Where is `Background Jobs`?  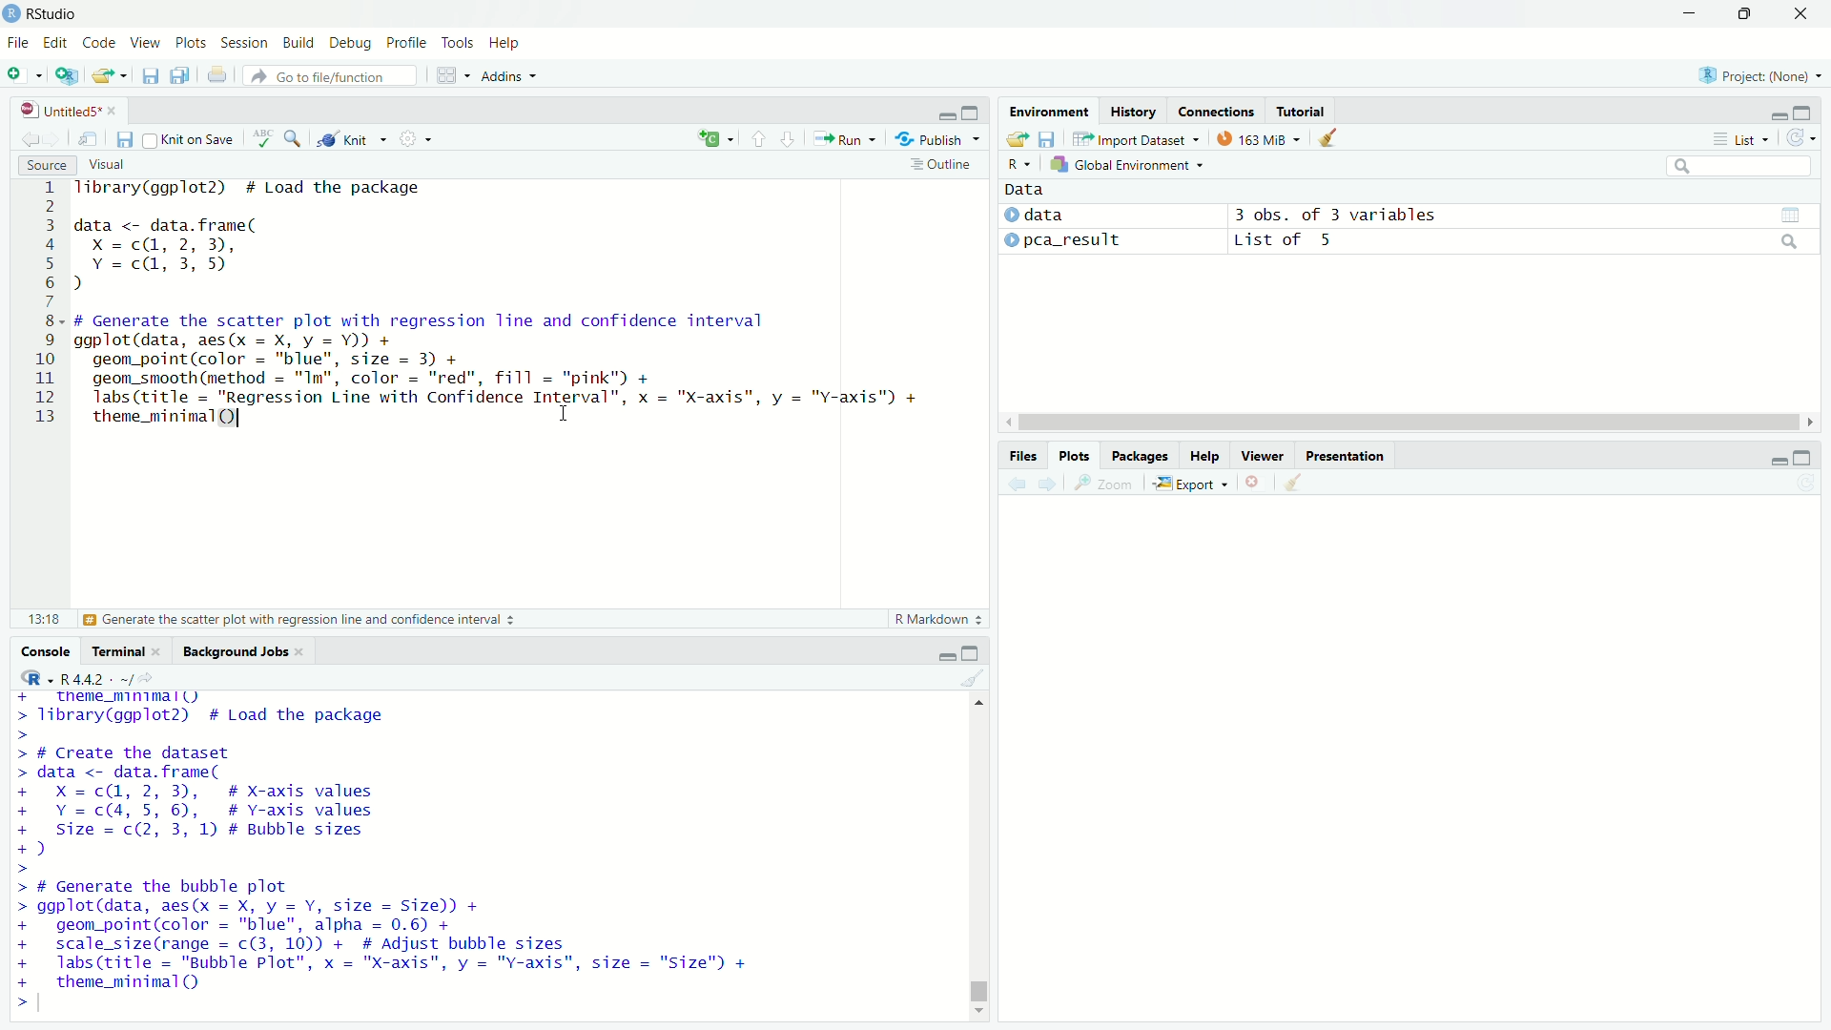
Background Jobs is located at coordinates (233, 652).